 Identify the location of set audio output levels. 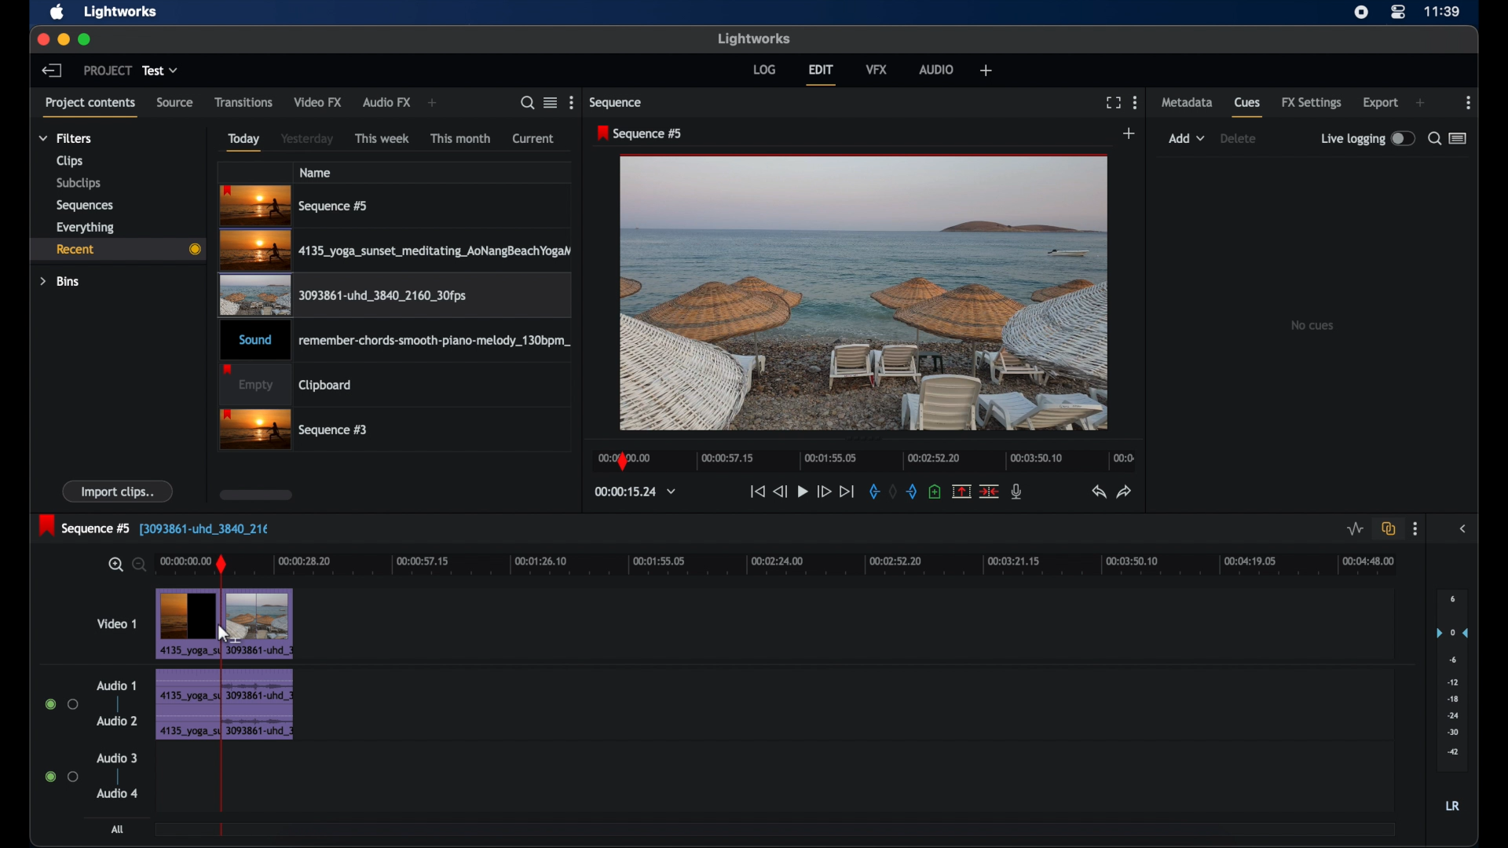
(1451, 680).